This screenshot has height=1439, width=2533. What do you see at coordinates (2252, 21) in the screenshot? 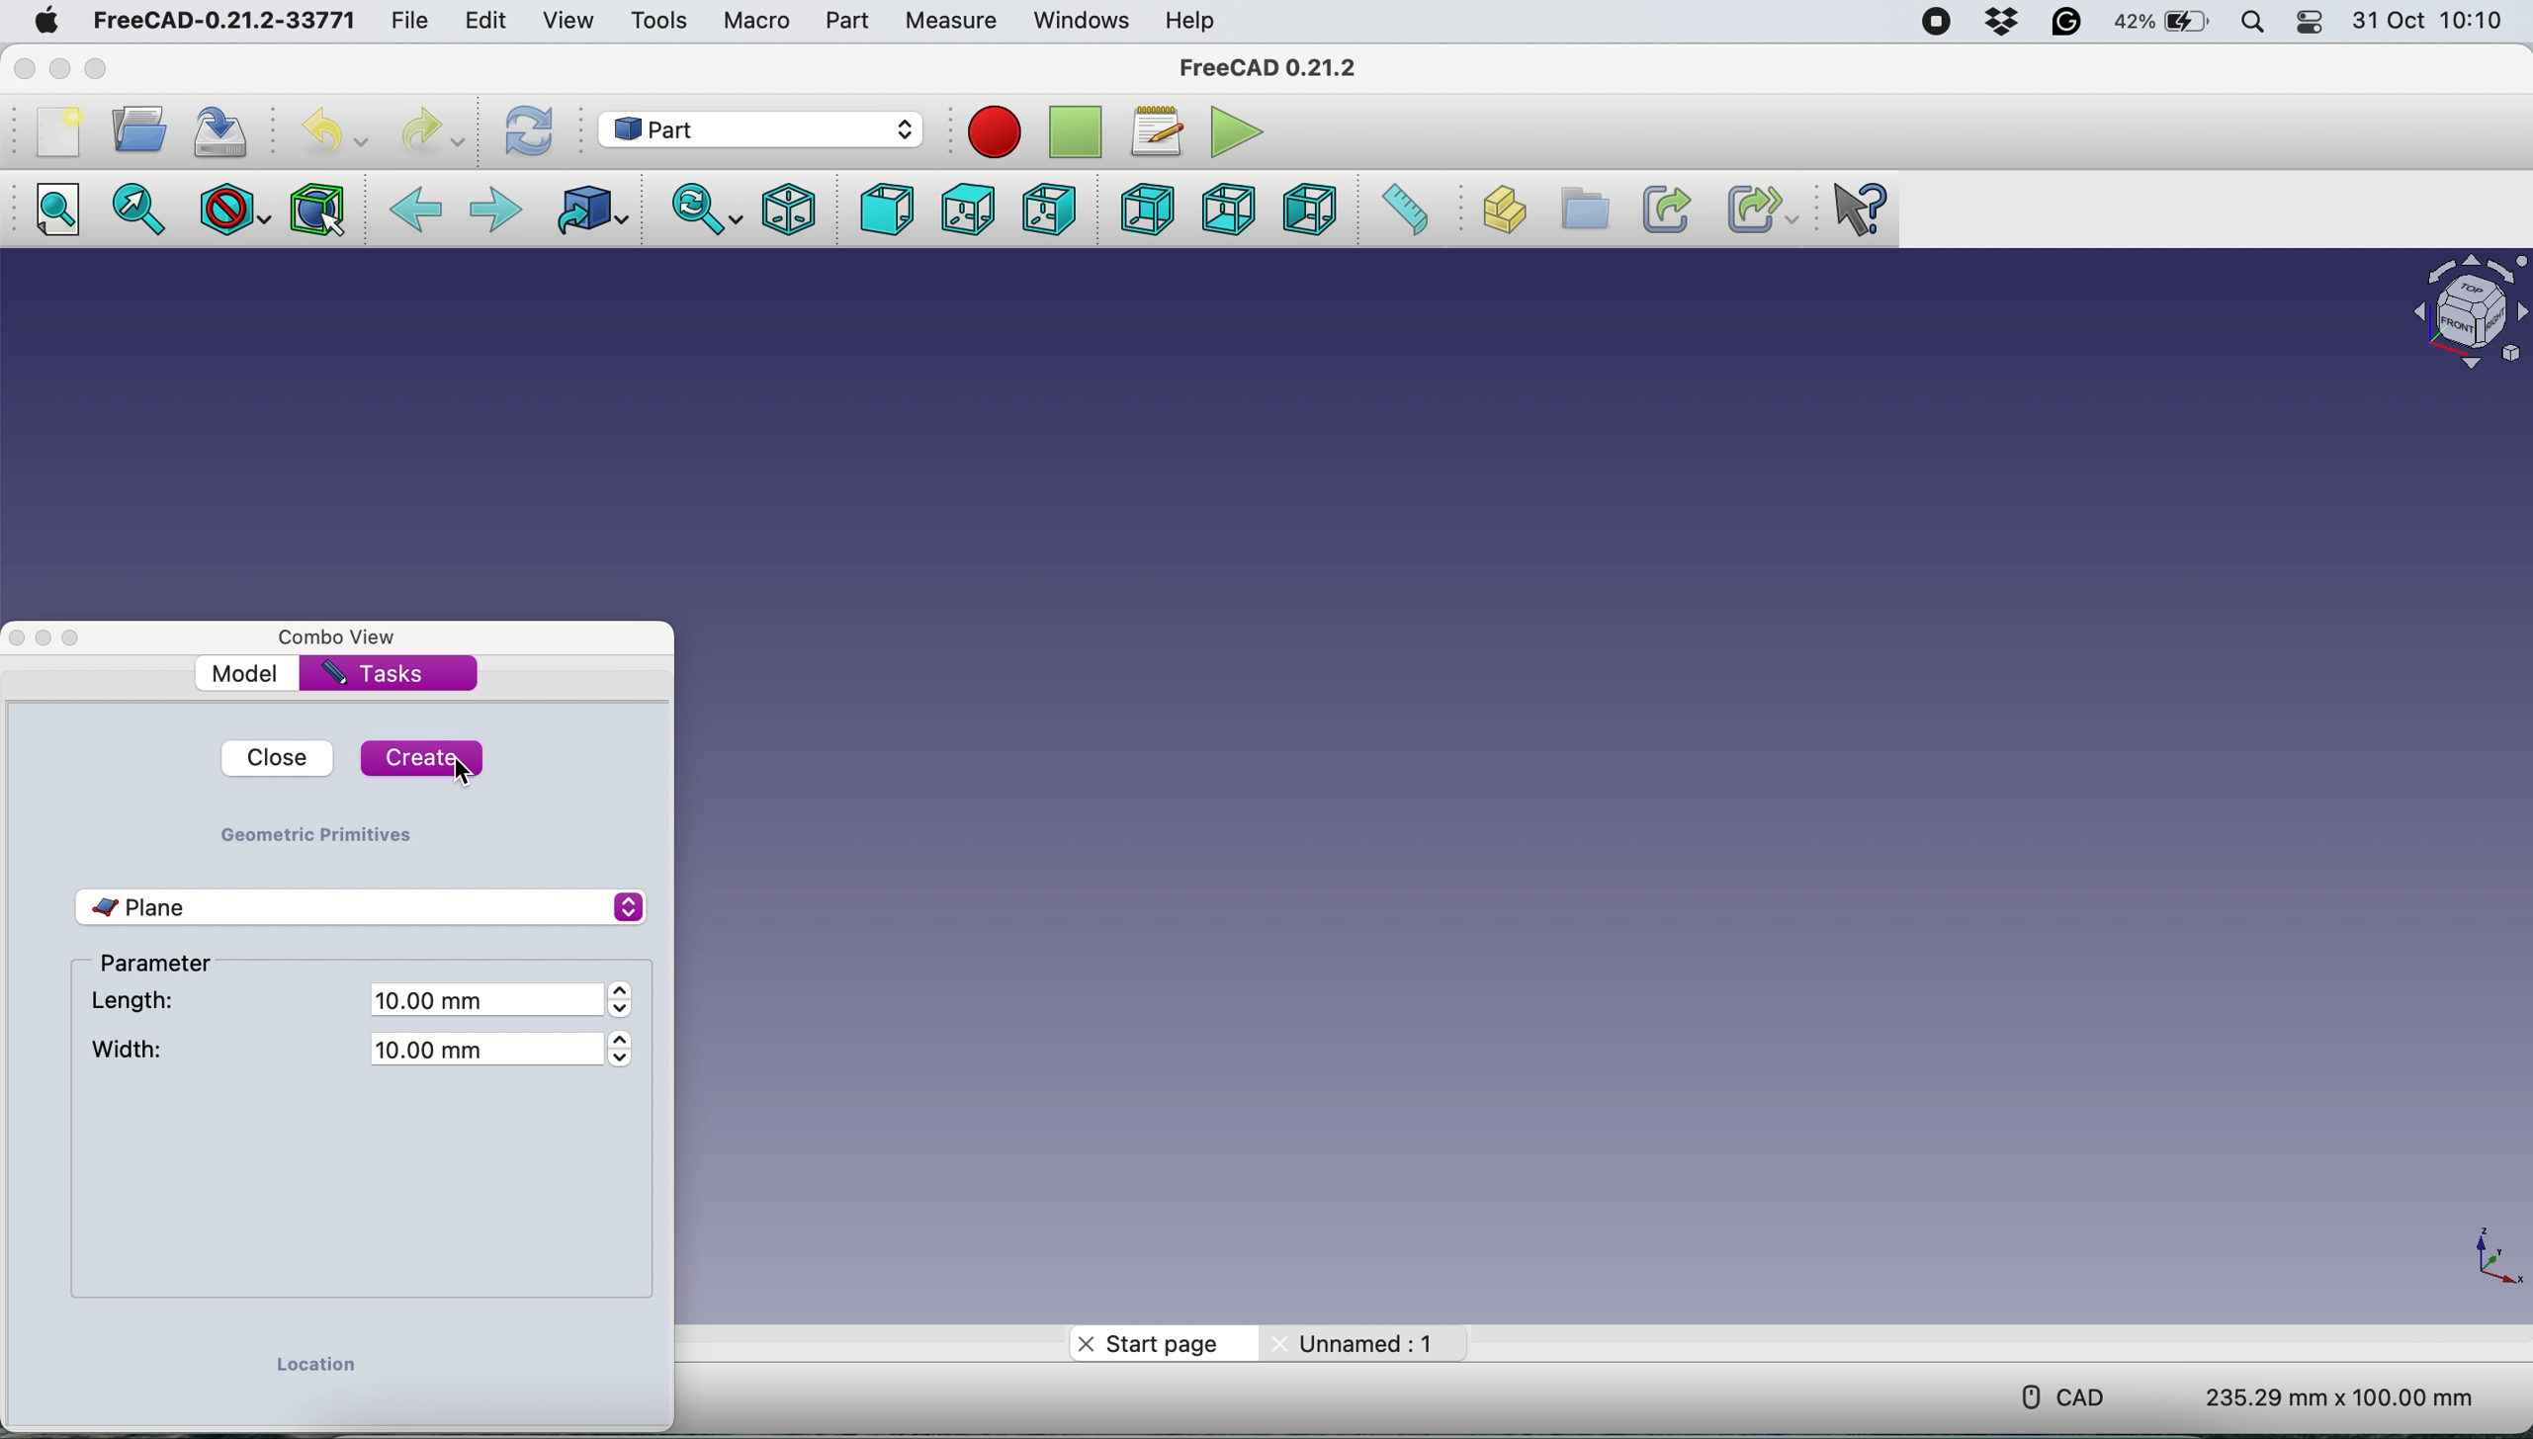
I see `Spotlight Search` at bounding box center [2252, 21].